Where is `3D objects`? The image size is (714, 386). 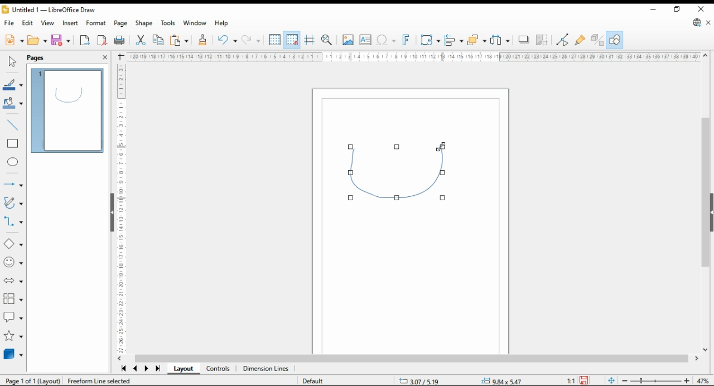 3D objects is located at coordinates (12, 354).